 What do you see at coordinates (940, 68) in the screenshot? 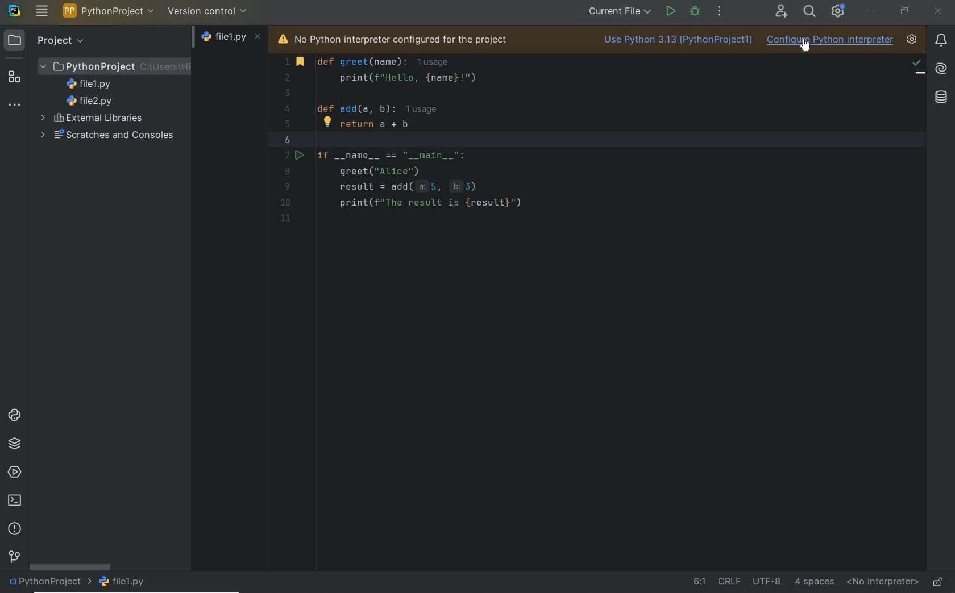
I see `AI Assistant` at bounding box center [940, 68].